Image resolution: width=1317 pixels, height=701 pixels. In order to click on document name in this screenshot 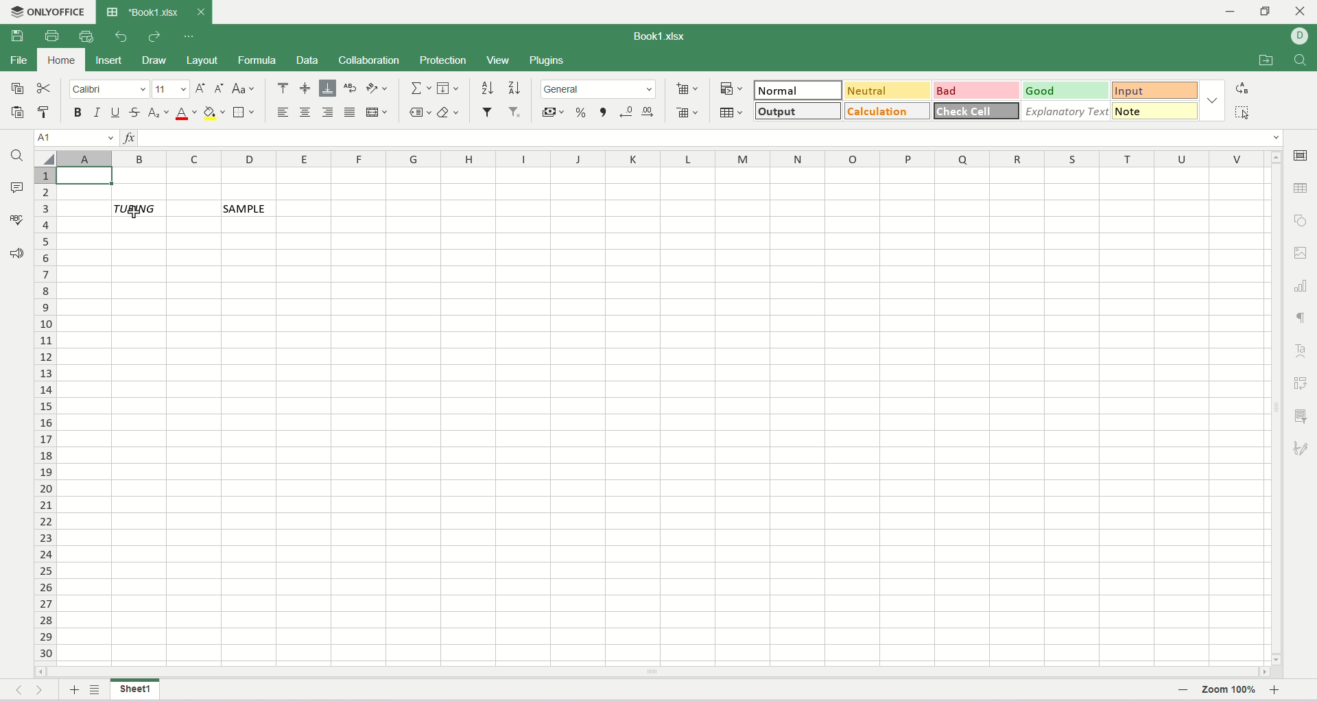, I will do `click(656, 38)`.